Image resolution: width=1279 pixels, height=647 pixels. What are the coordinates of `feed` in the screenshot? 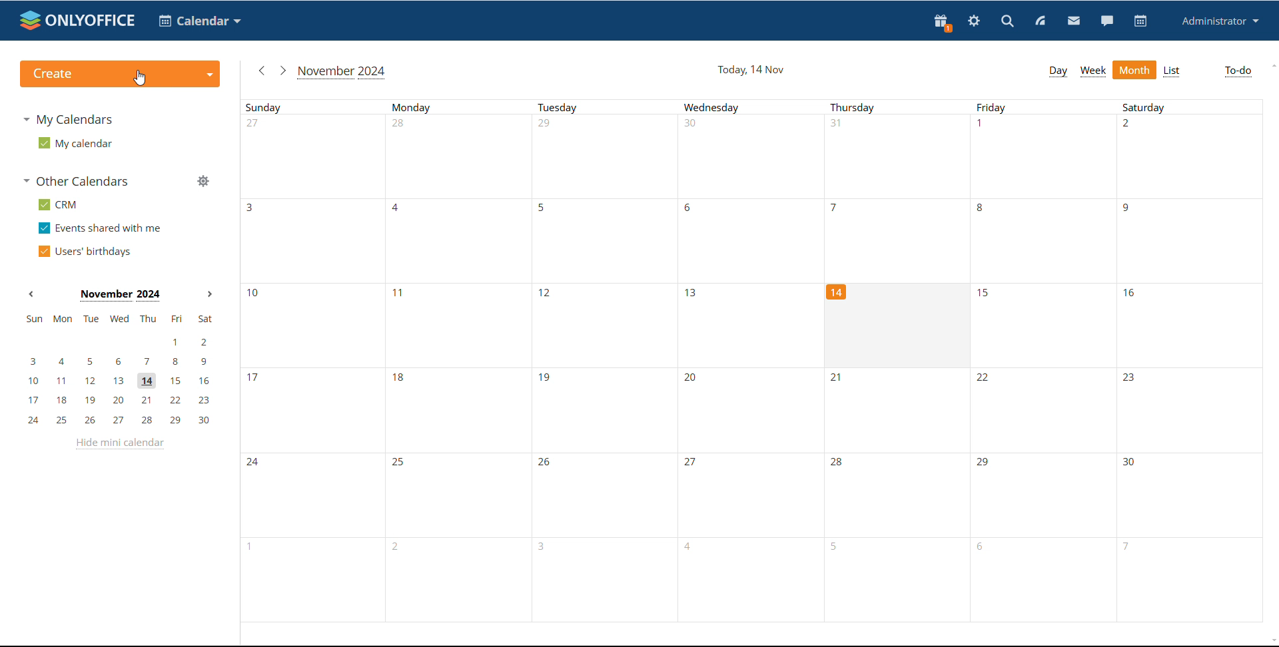 It's located at (1039, 21).